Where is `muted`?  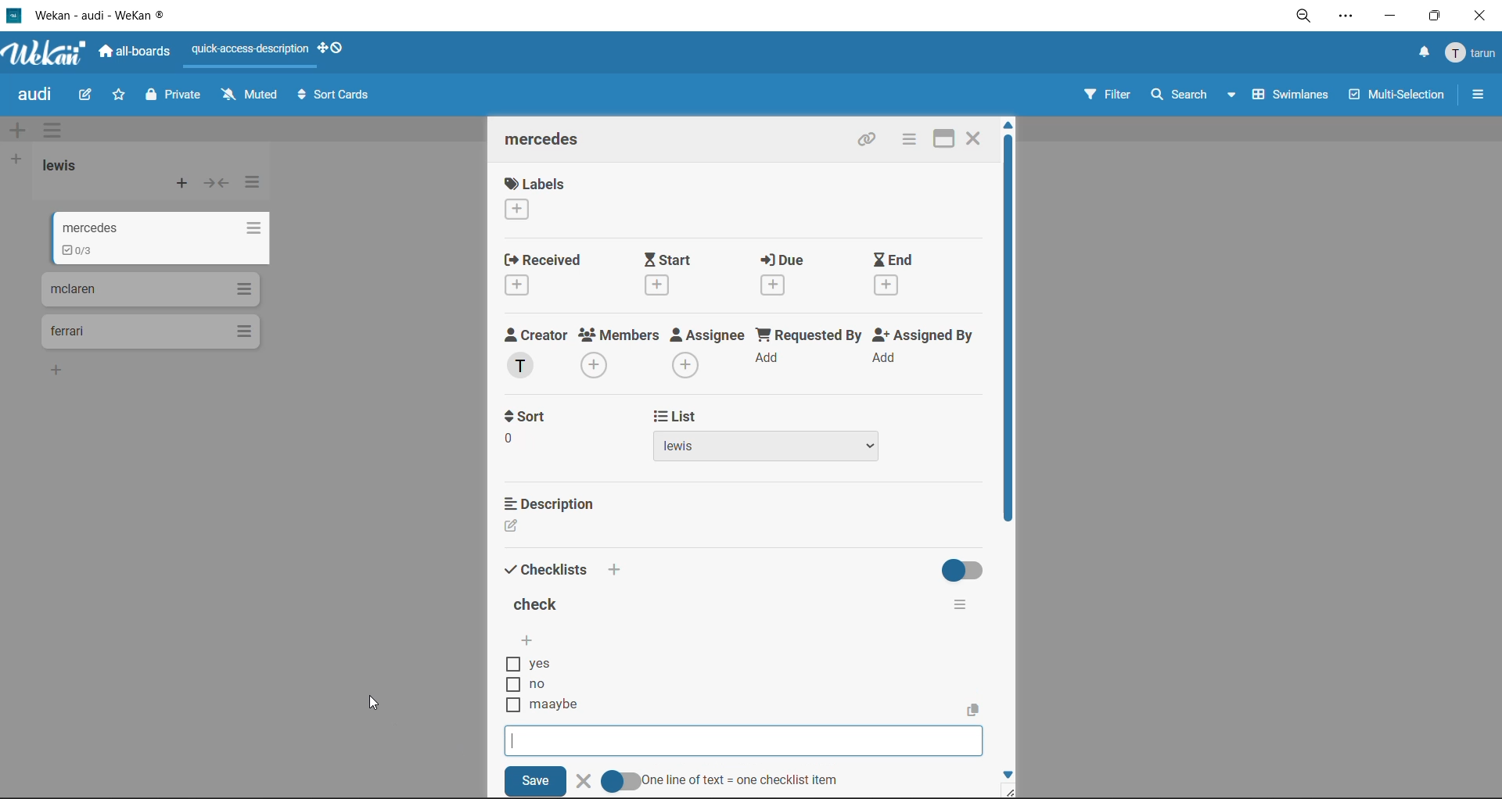
muted is located at coordinates (249, 94).